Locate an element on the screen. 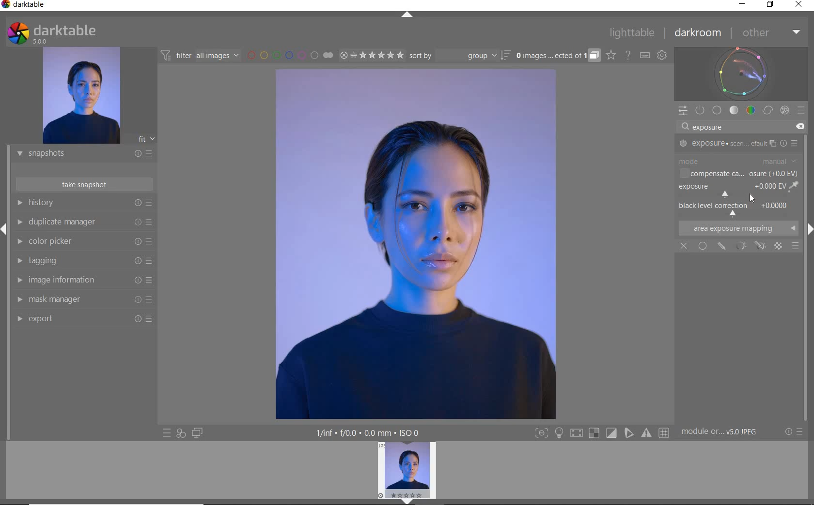 The image size is (814, 505). EXPAND GROUPED IMAGES is located at coordinates (558, 56).